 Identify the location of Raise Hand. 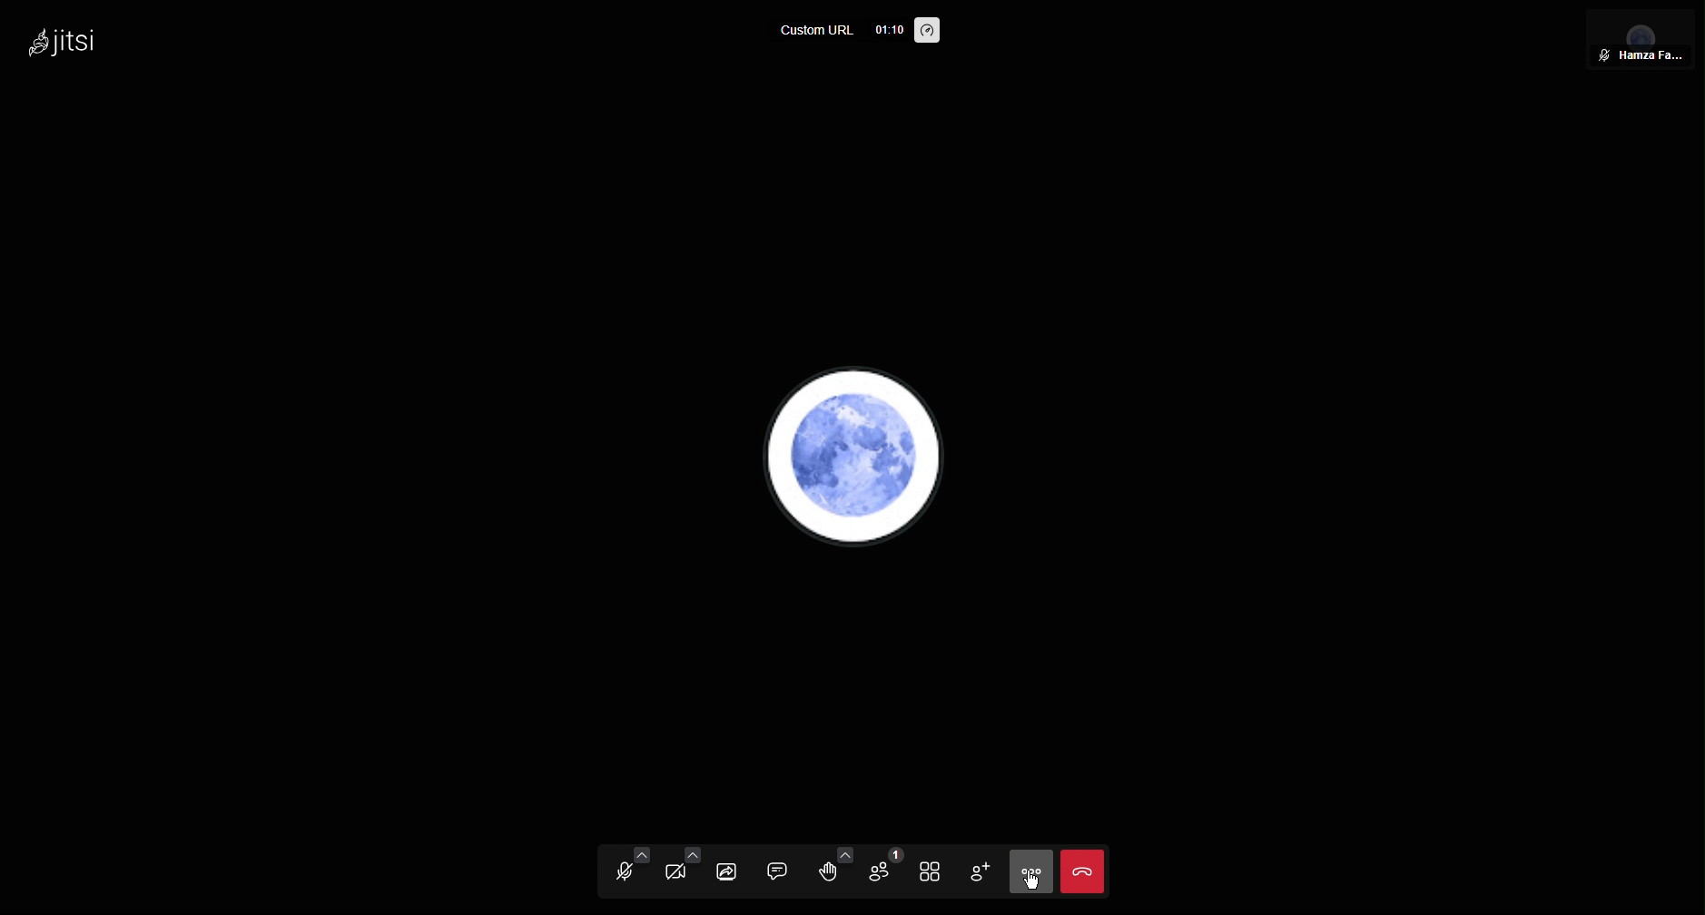
(836, 871).